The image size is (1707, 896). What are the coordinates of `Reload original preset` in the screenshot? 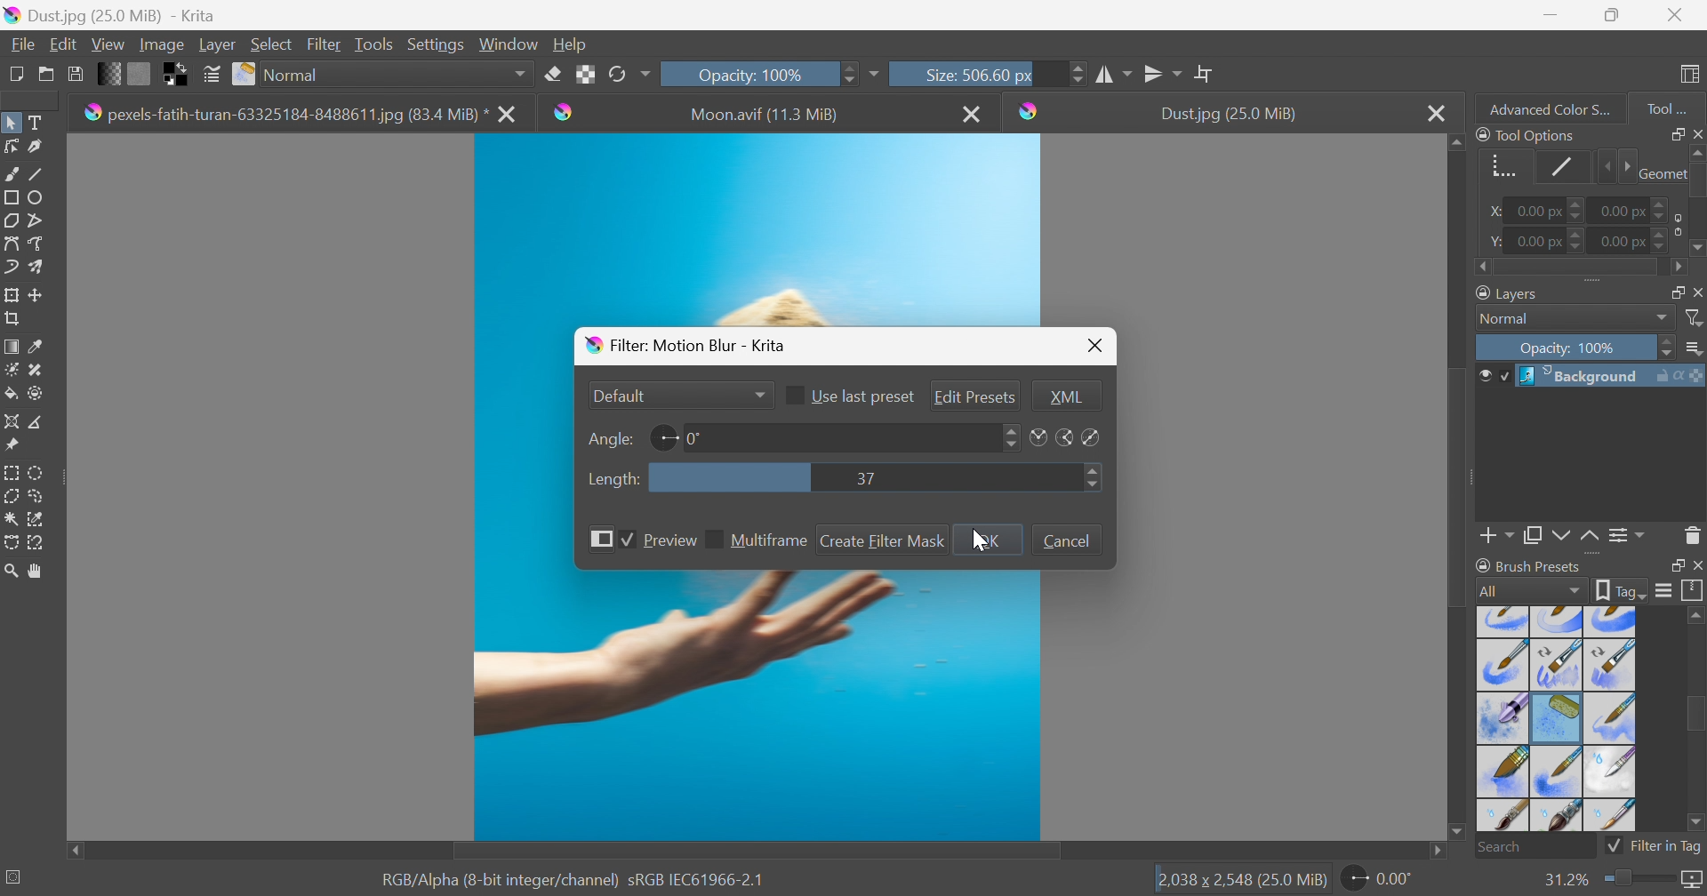 It's located at (629, 72).